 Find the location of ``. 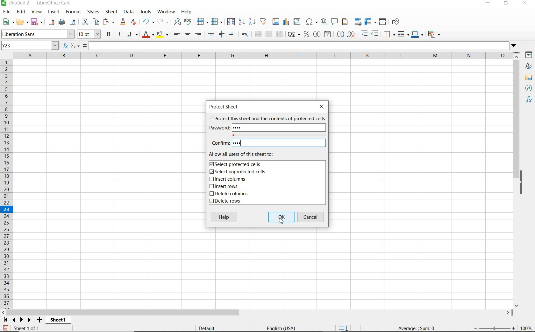

 is located at coordinates (281, 217).